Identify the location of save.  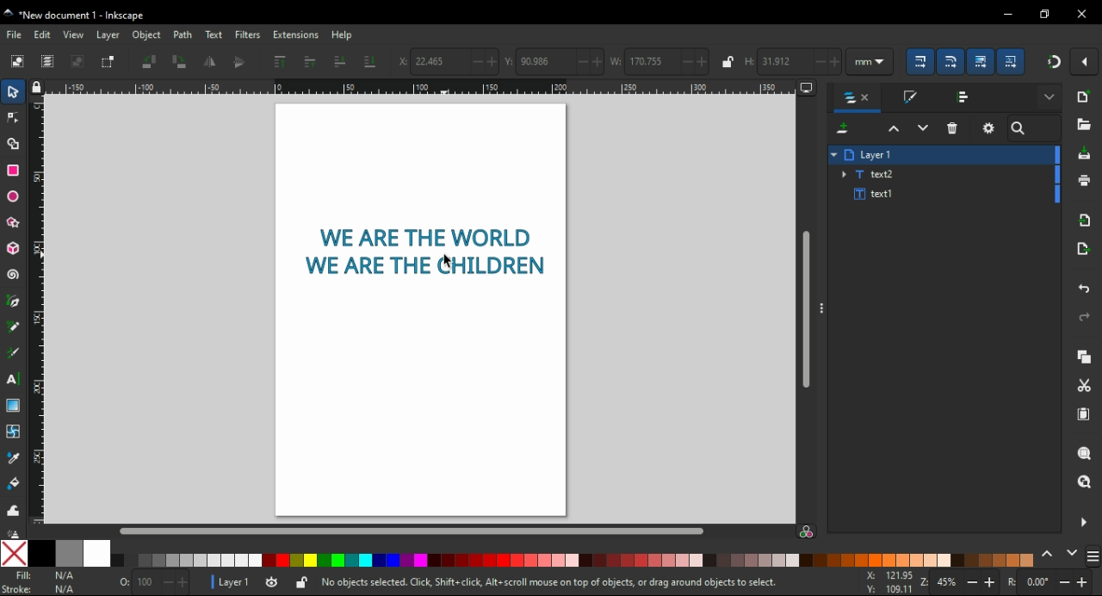
(1084, 155).